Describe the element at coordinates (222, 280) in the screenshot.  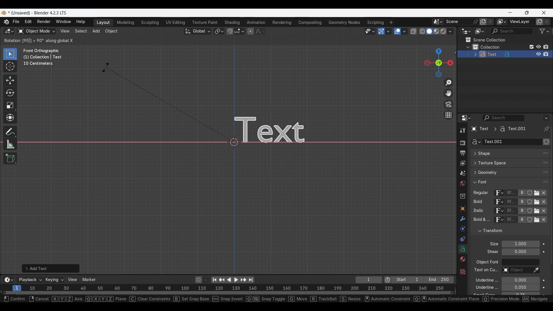
I see `Jump to key frame` at that location.